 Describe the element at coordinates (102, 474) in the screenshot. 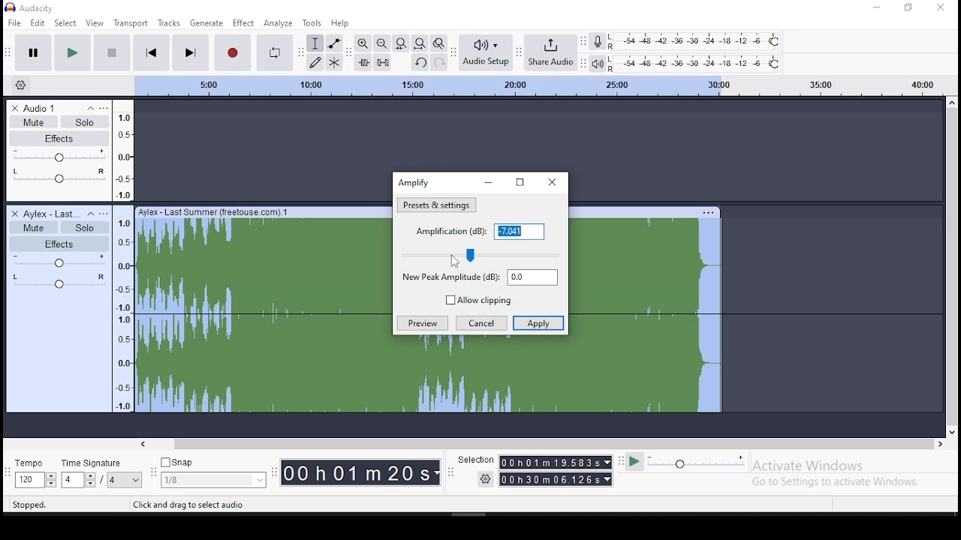

I see `rime signature` at that location.